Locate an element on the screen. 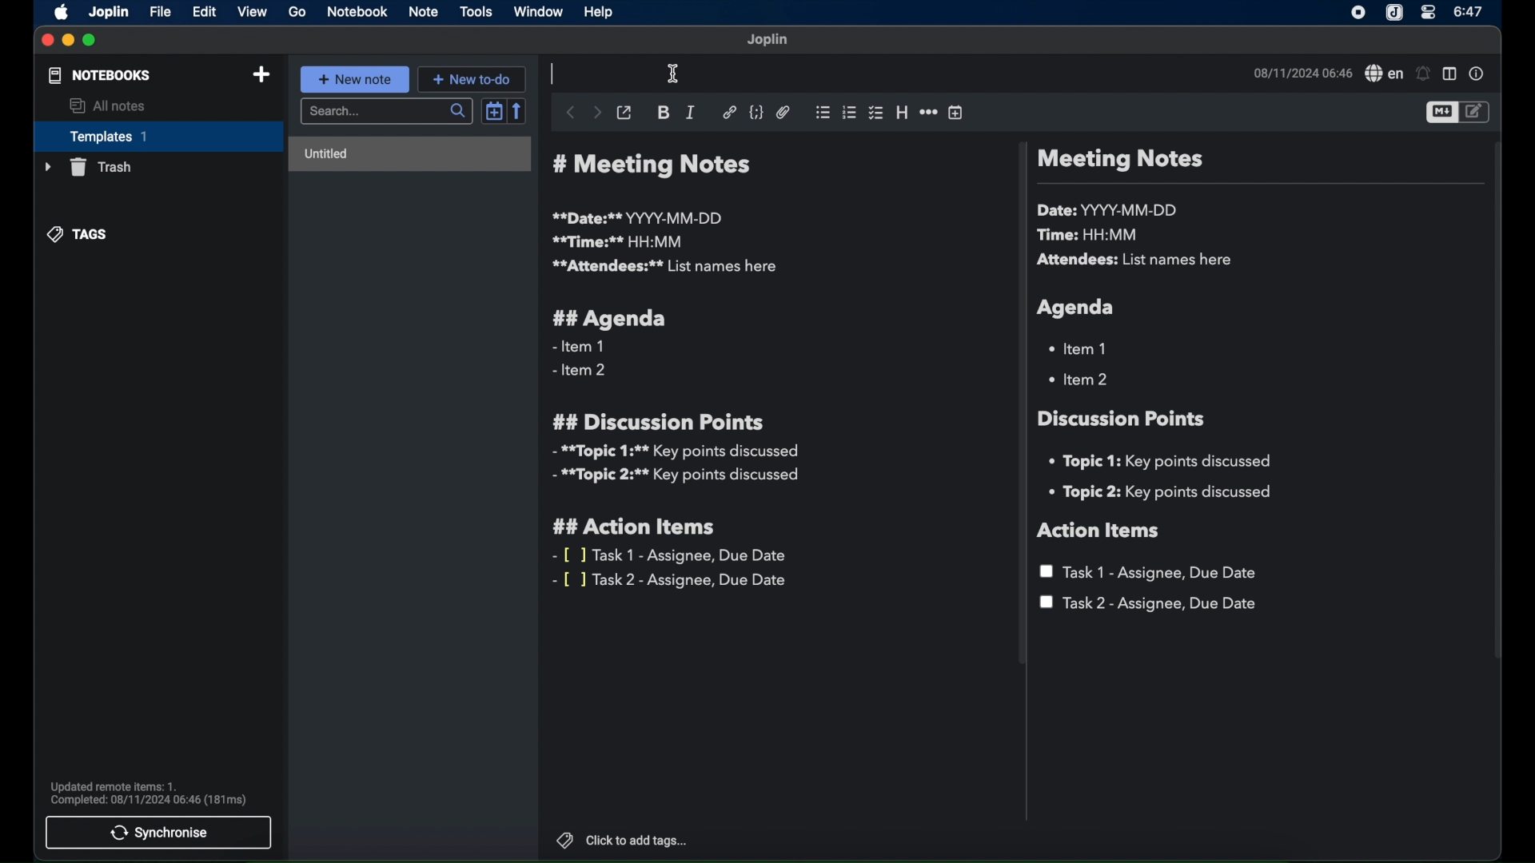  minimize is located at coordinates (67, 40).